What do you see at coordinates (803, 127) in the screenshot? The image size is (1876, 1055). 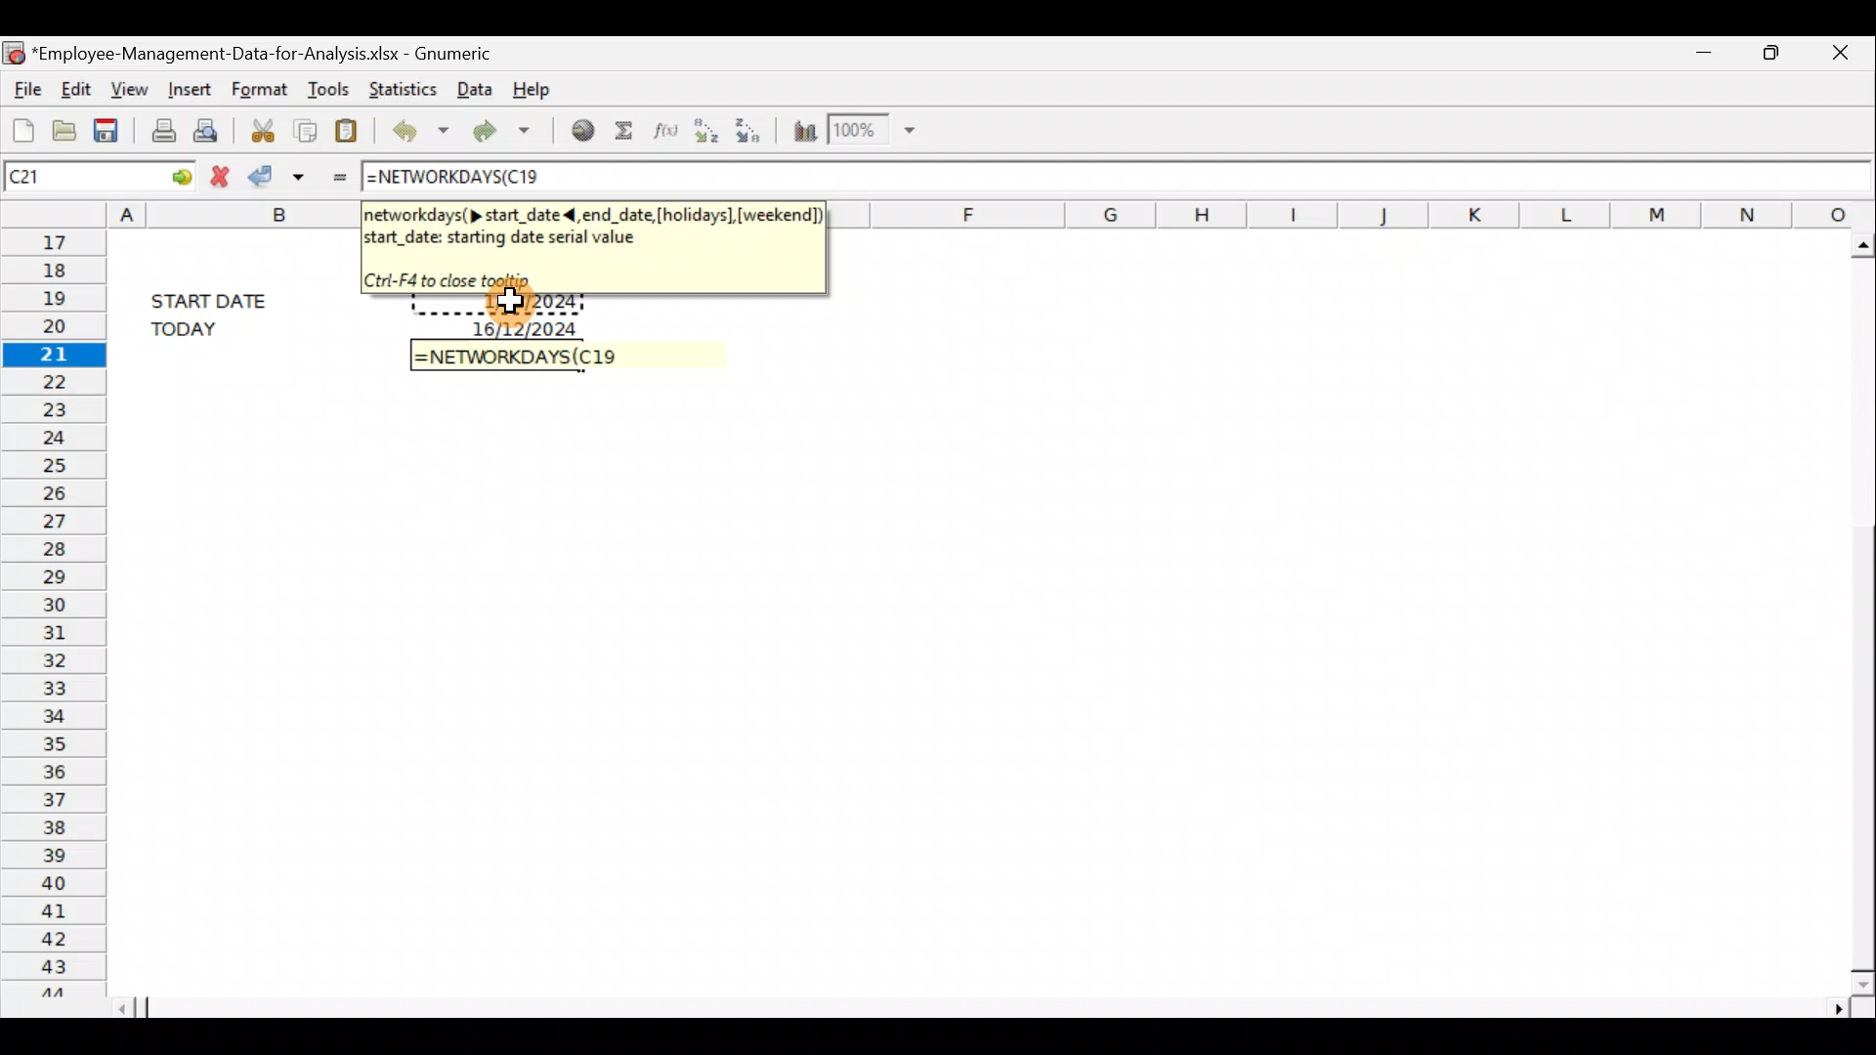 I see `Insert a chart` at bounding box center [803, 127].